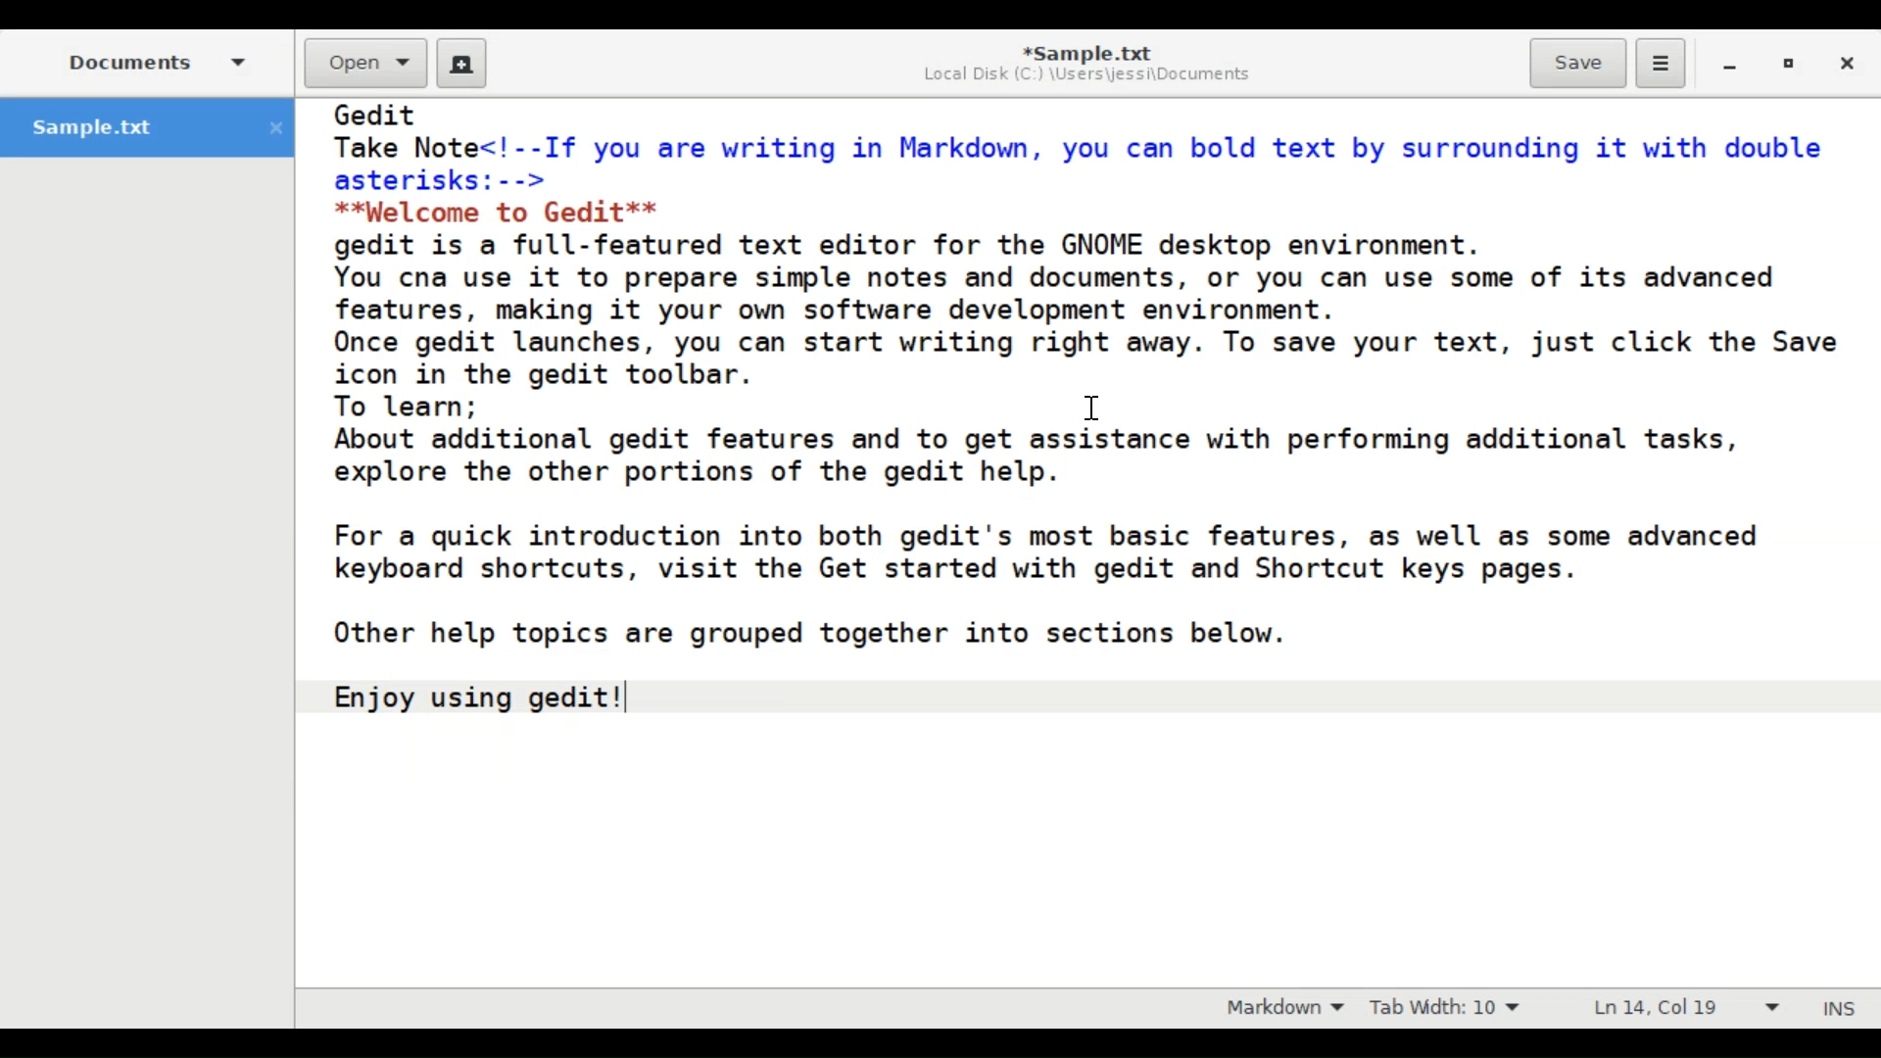 Image resolution: width=1881 pixels, height=1058 pixels. Describe the element at coordinates (146, 127) in the screenshot. I see `Sample.txt` at that location.